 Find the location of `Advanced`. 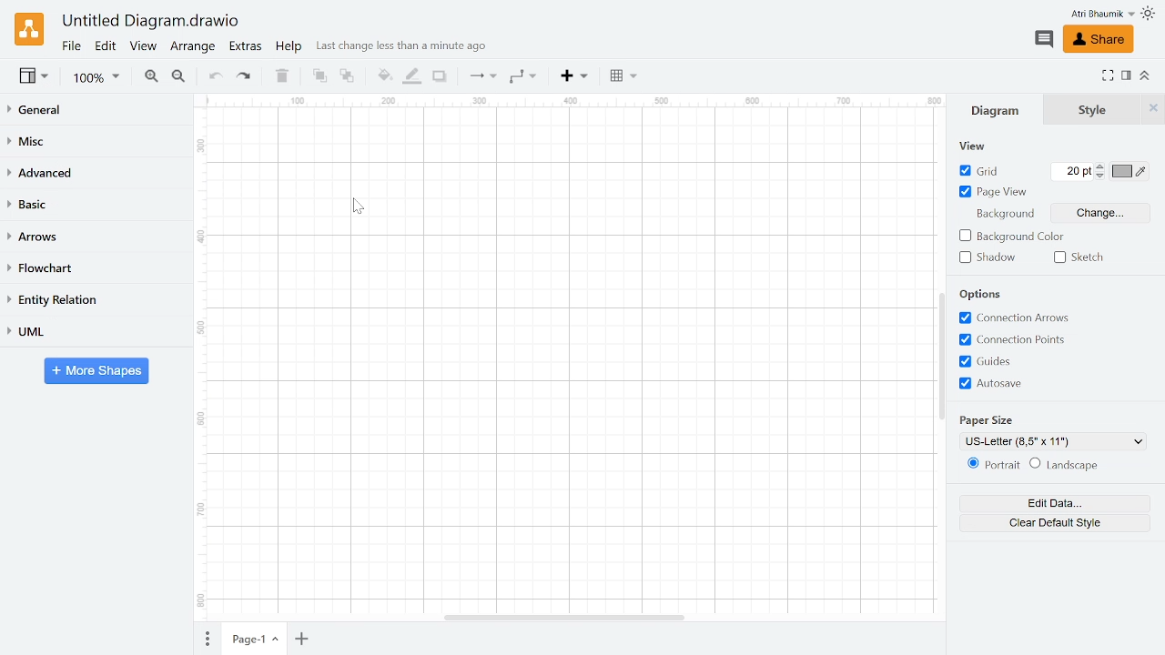

Advanced is located at coordinates (92, 173).